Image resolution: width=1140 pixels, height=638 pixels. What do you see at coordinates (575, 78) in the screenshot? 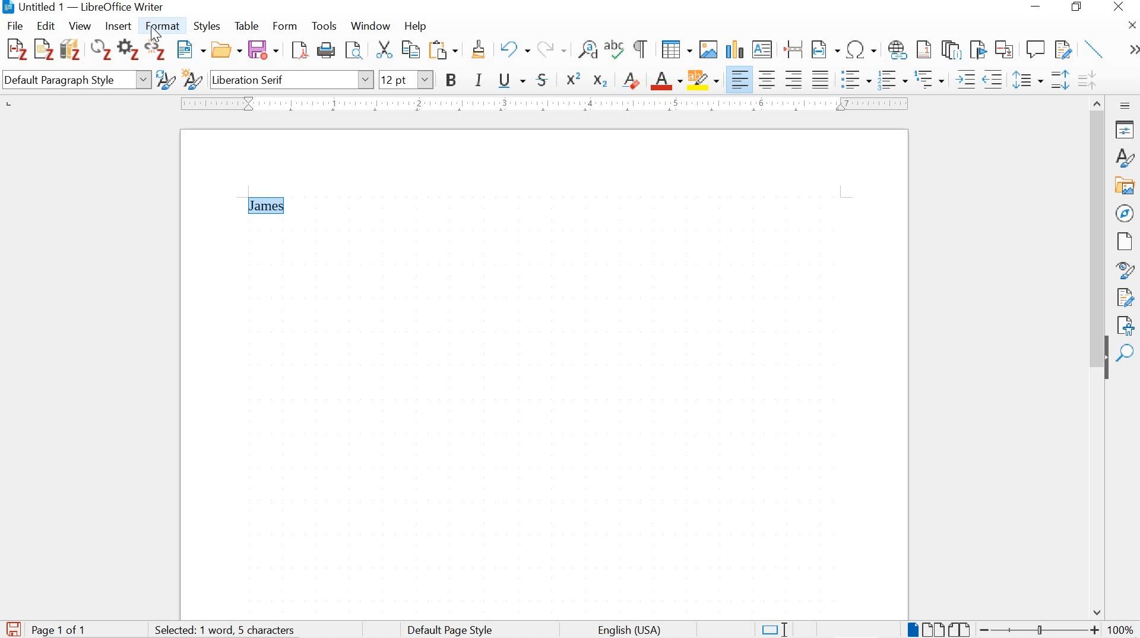
I see `superscript` at bounding box center [575, 78].